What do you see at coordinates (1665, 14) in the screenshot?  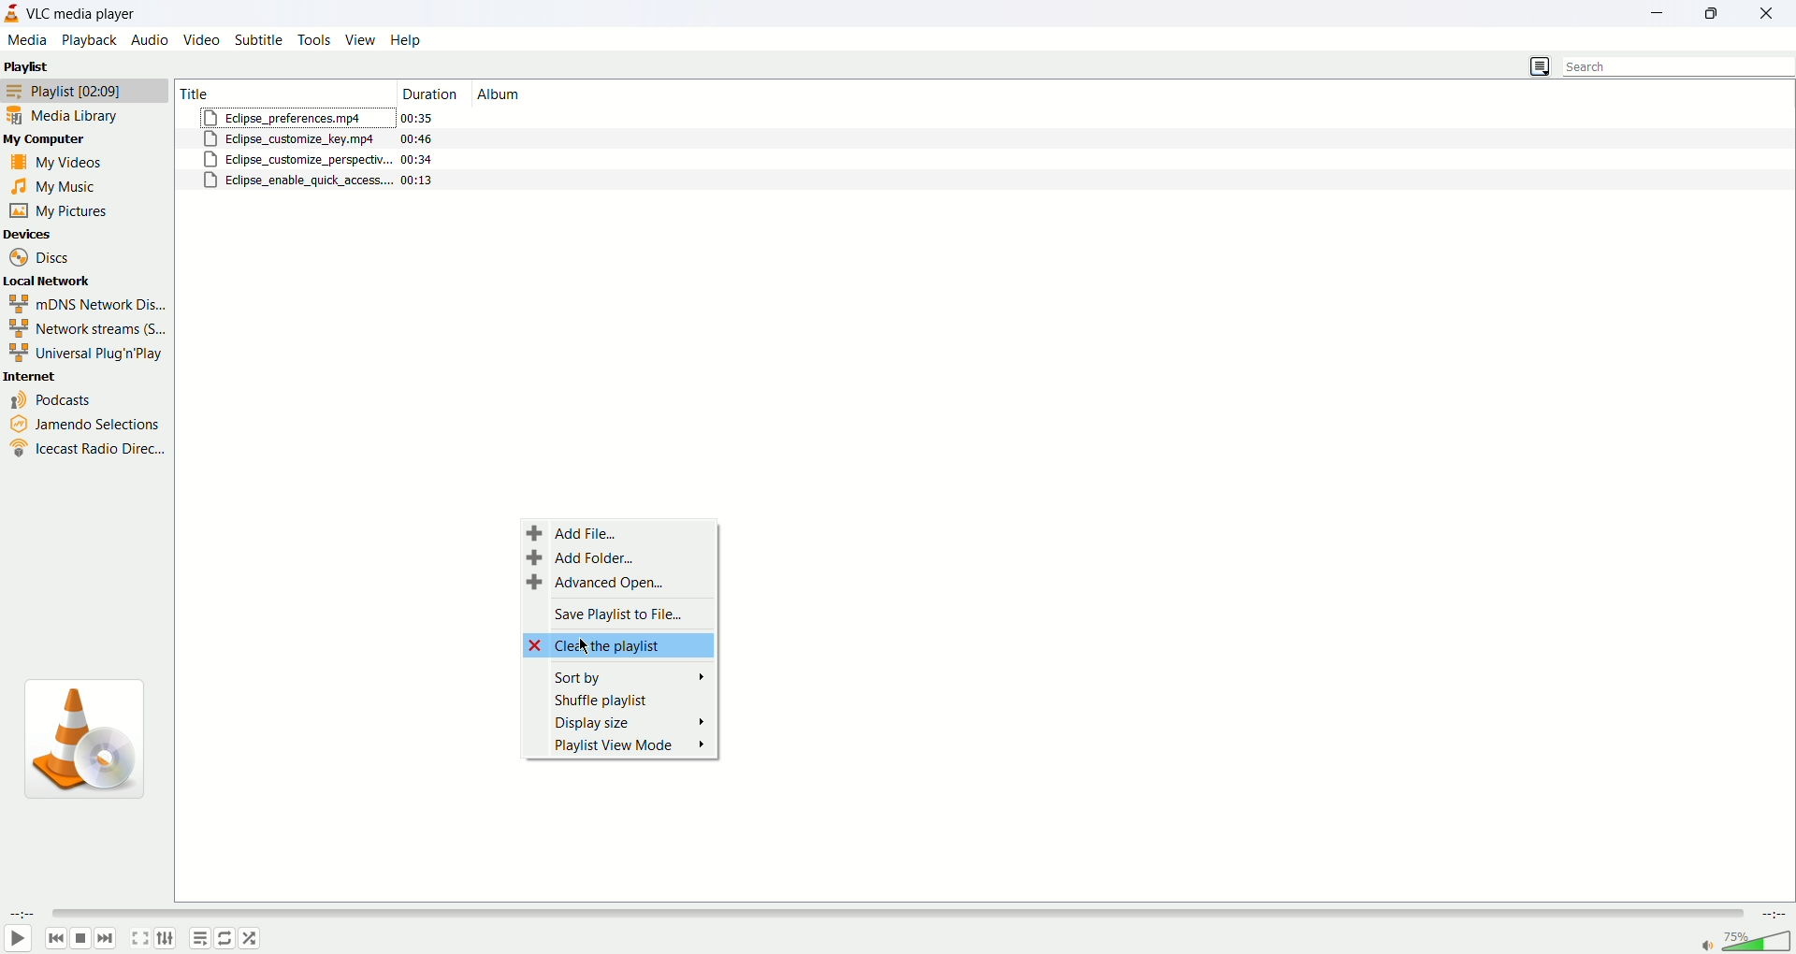 I see `minimize` at bounding box center [1665, 14].